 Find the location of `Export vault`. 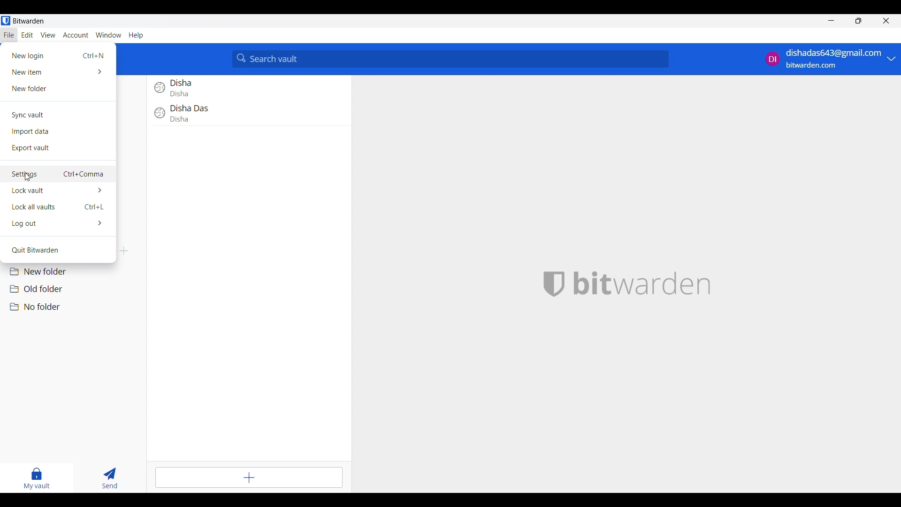

Export vault is located at coordinates (58, 148).